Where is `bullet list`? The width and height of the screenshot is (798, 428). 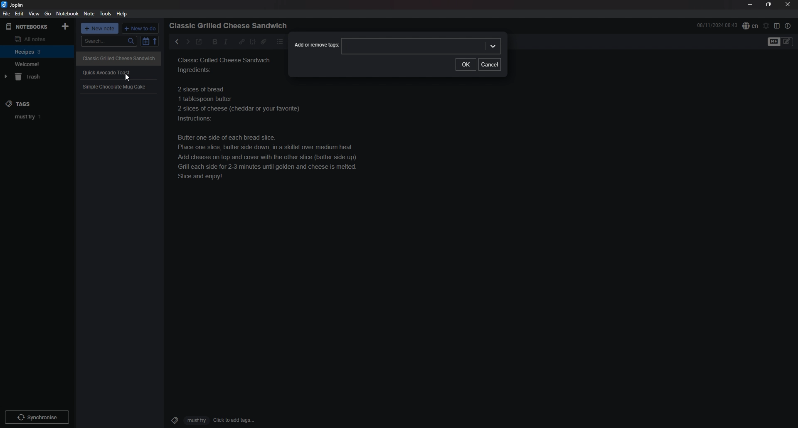 bullet list is located at coordinates (280, 42).